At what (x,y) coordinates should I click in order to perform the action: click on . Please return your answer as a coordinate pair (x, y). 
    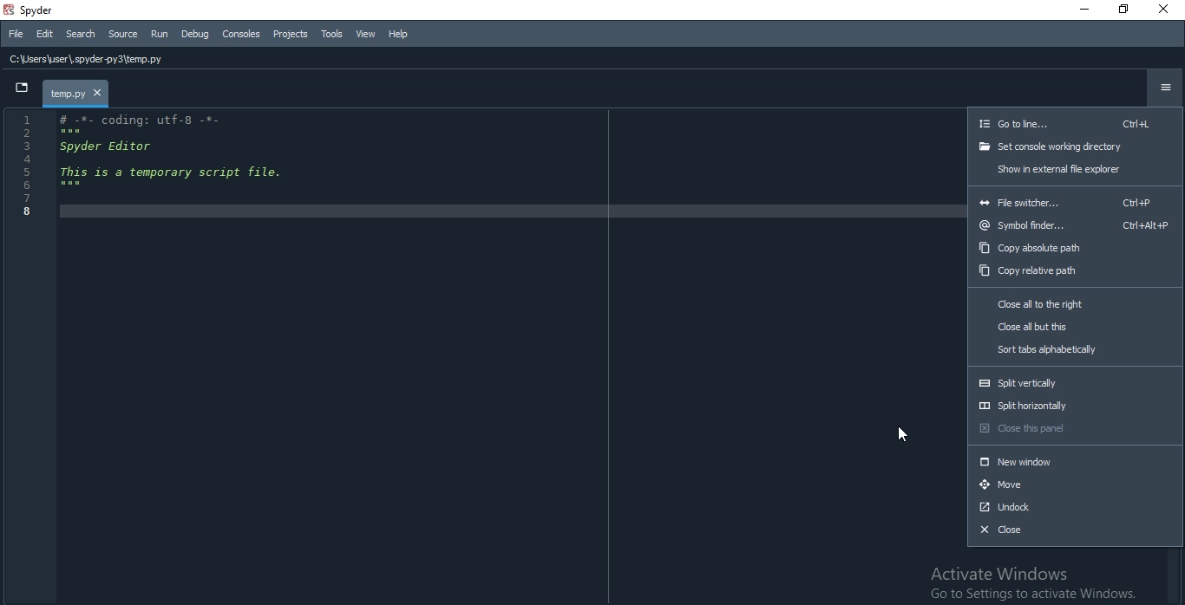
    Looking at the image, I should click on (1076, 121).